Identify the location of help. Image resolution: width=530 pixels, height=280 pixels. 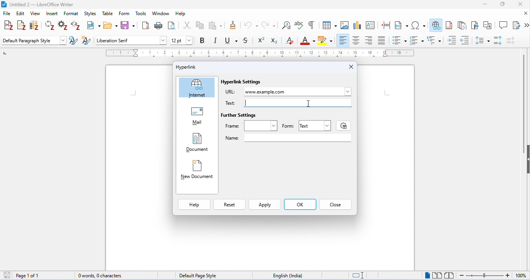
(181, 14).